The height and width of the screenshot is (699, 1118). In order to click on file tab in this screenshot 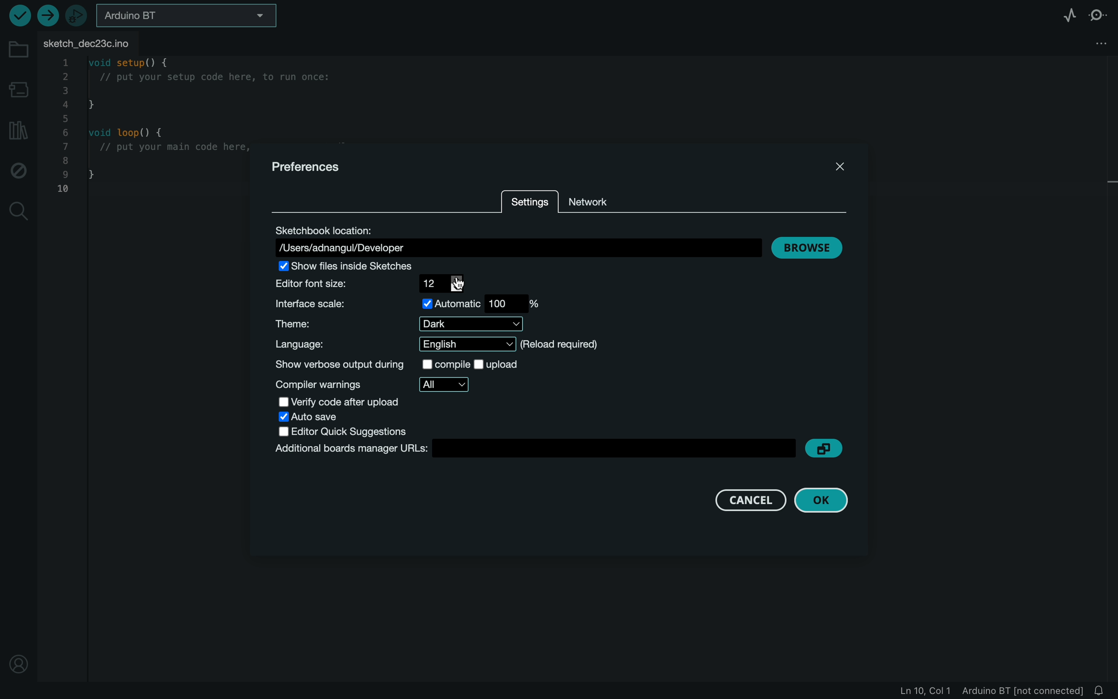, I will do `click(92, 41)`.